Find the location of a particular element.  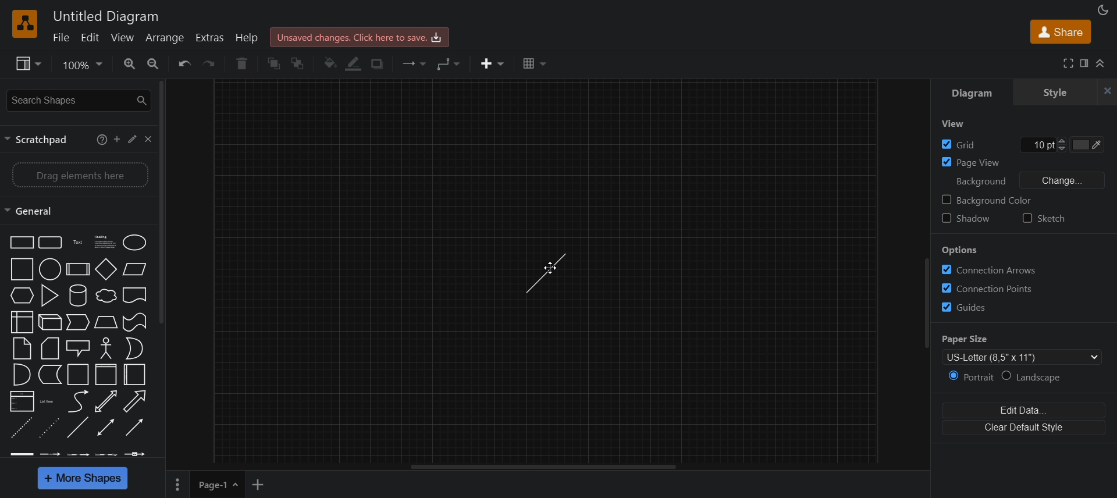

Note is located at coordinates (22, 348).